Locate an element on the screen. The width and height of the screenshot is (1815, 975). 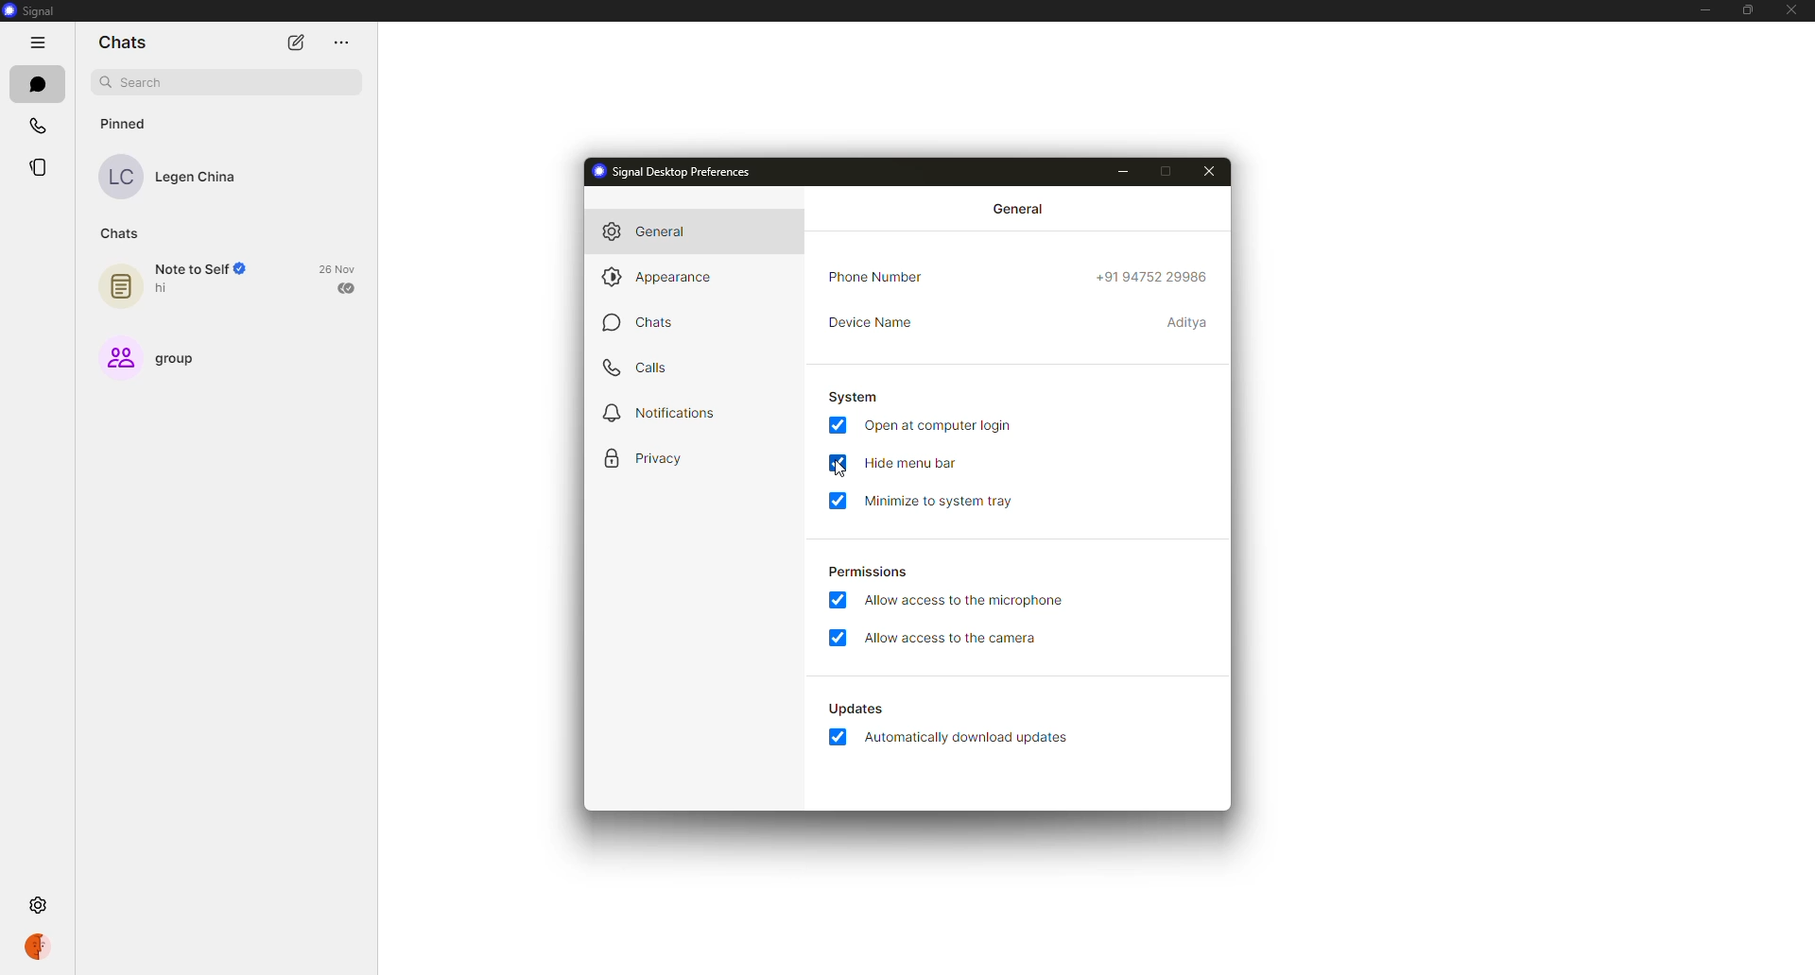
sent is located at coordinates (348, 289).